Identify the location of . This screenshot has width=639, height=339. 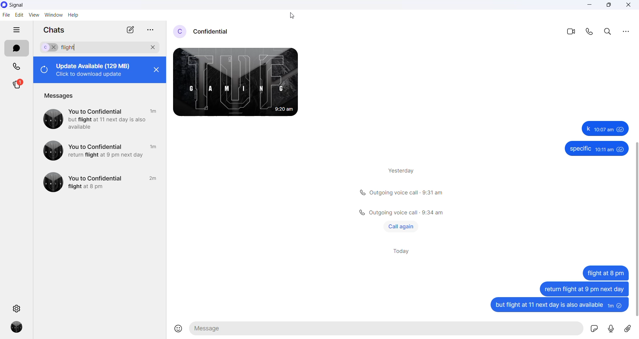
(100, 182).